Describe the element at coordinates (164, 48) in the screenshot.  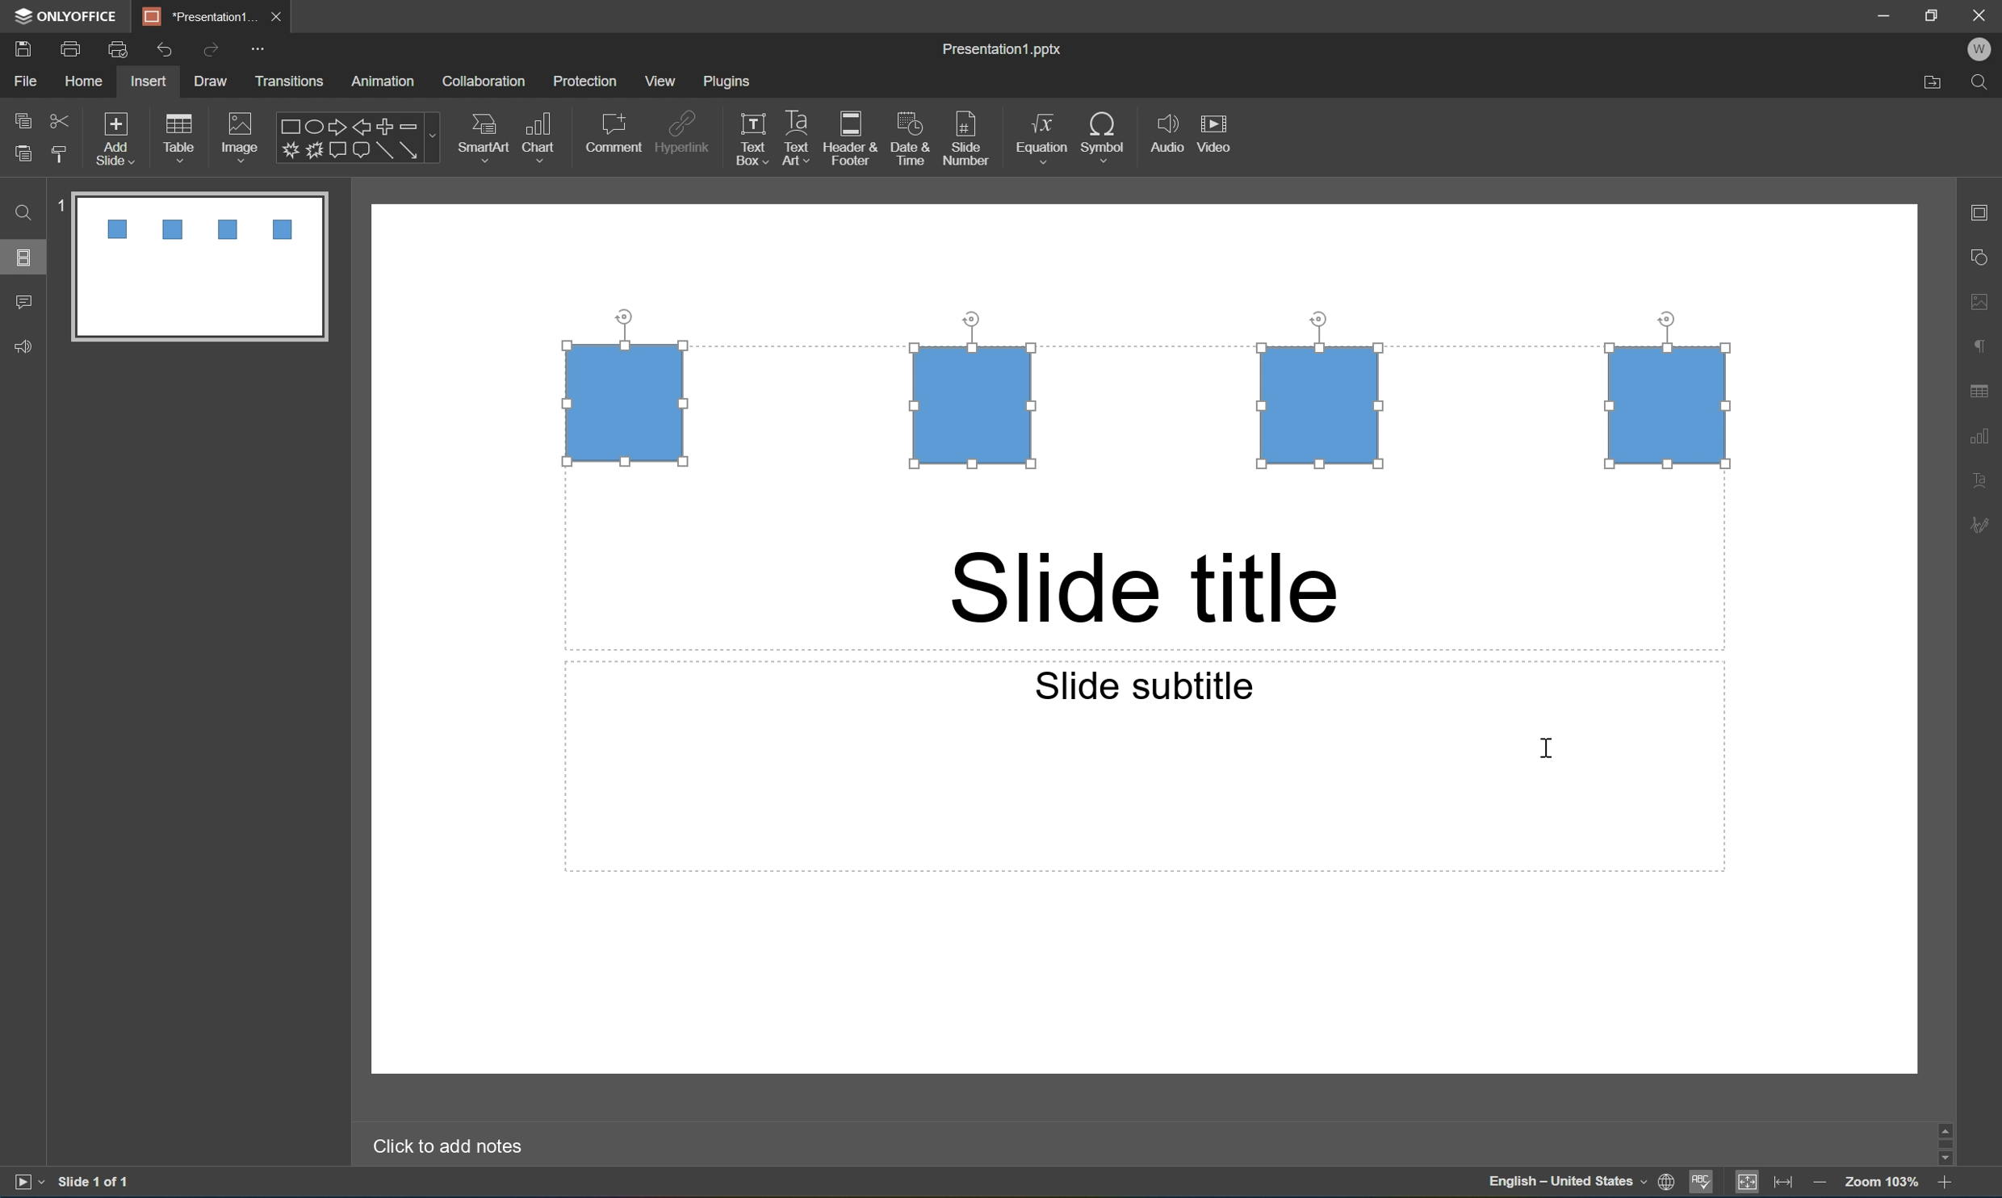
I see `Undo` at that location.